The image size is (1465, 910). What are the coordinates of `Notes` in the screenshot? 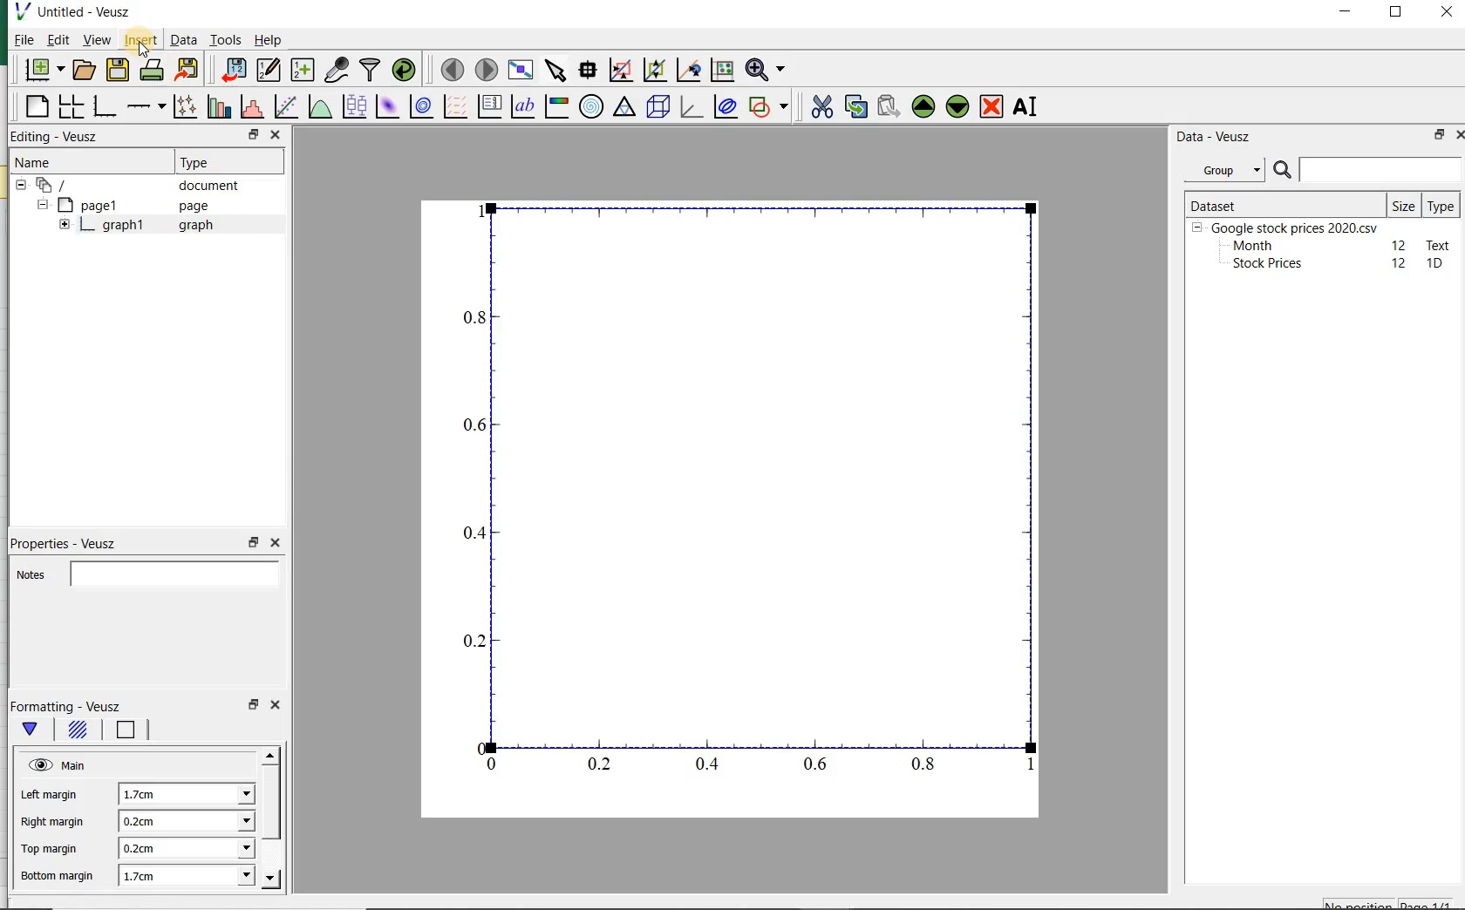 It's located at (150, 574).